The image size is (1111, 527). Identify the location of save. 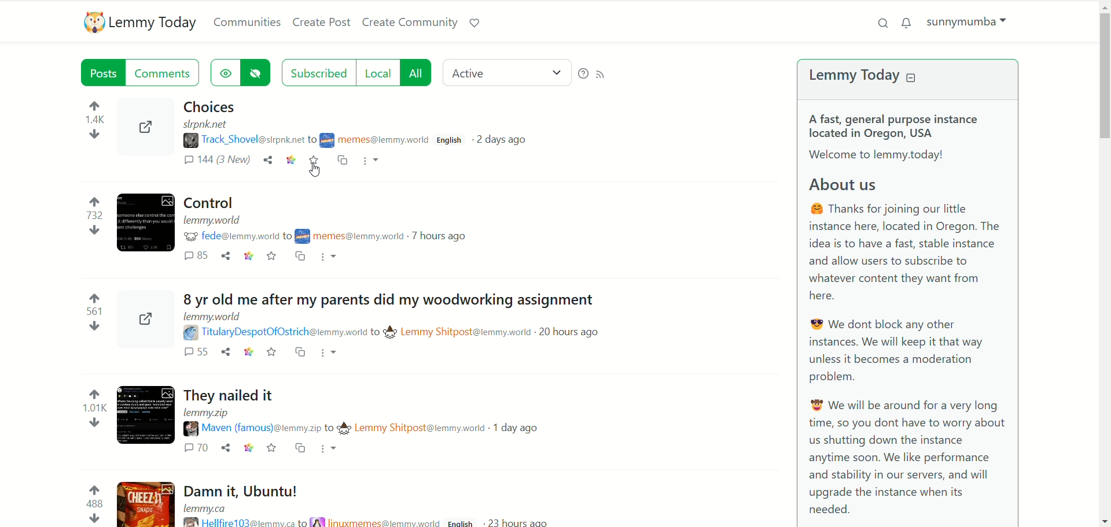
(270, 351).